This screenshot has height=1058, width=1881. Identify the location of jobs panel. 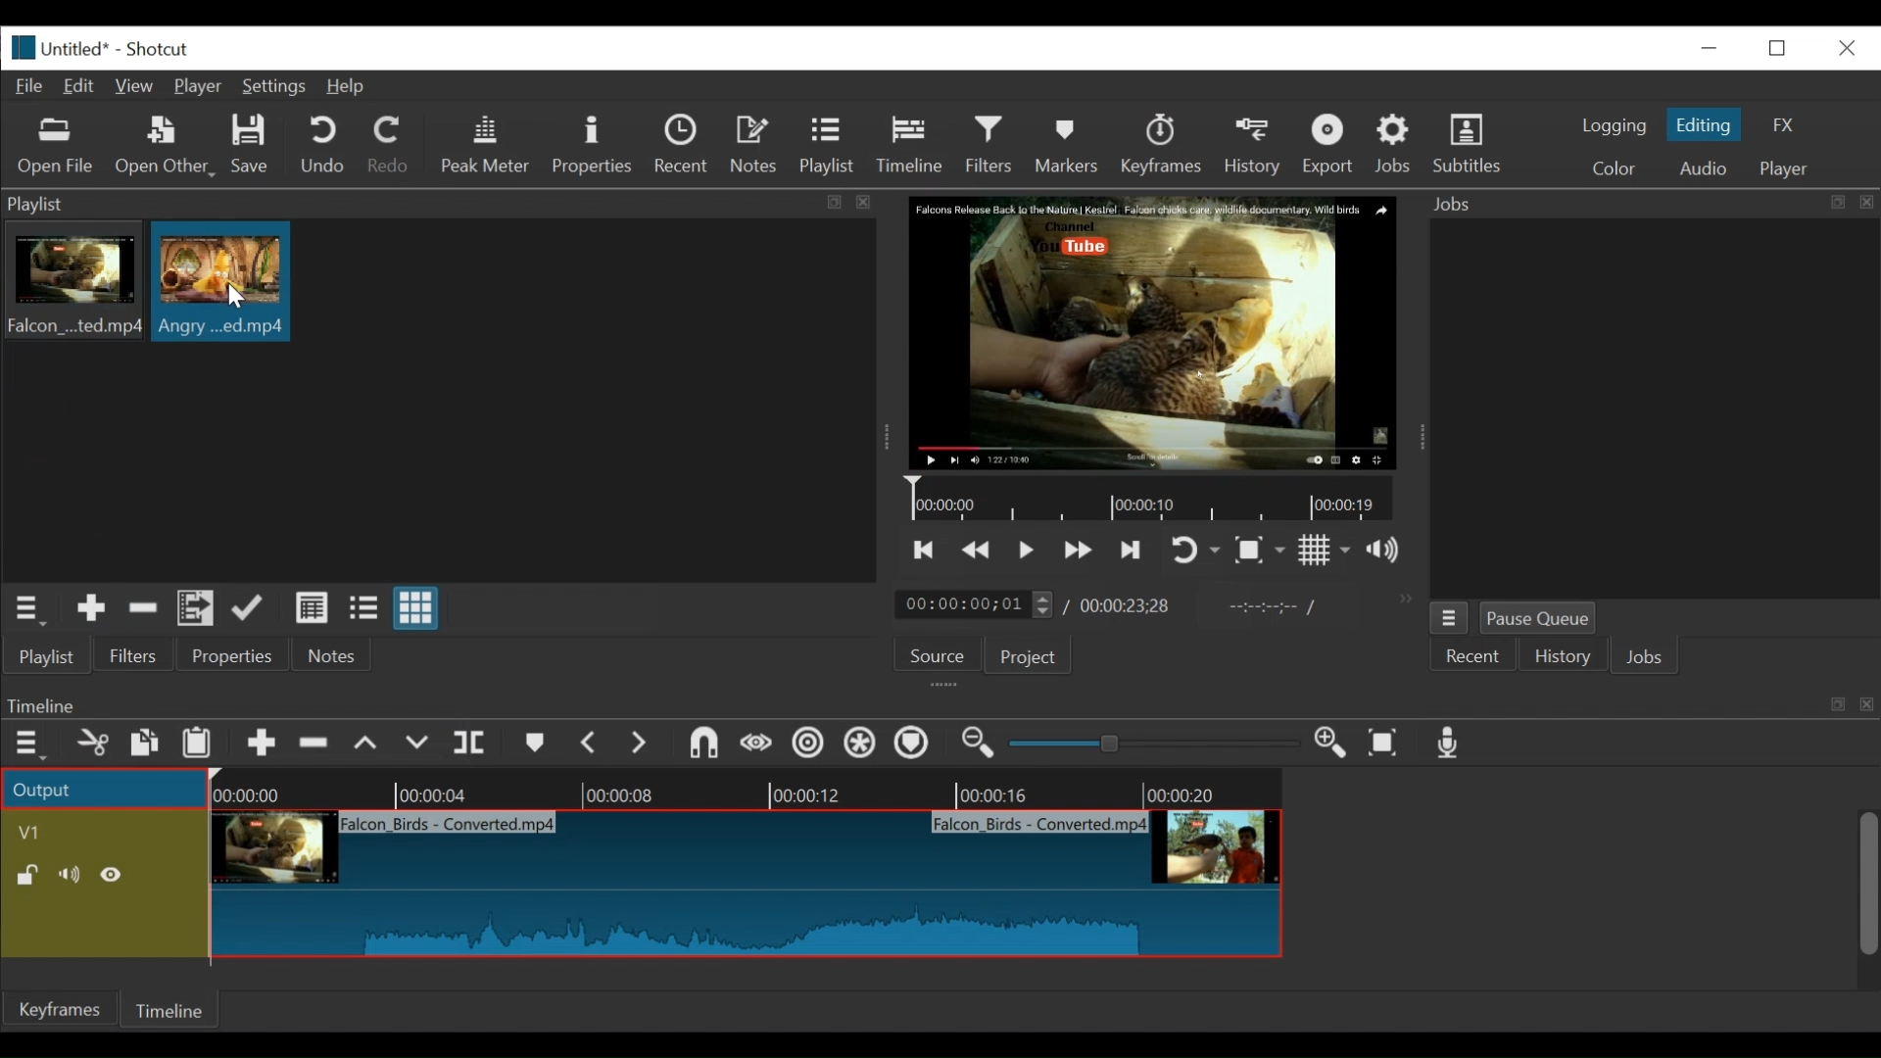
(1654, 408).